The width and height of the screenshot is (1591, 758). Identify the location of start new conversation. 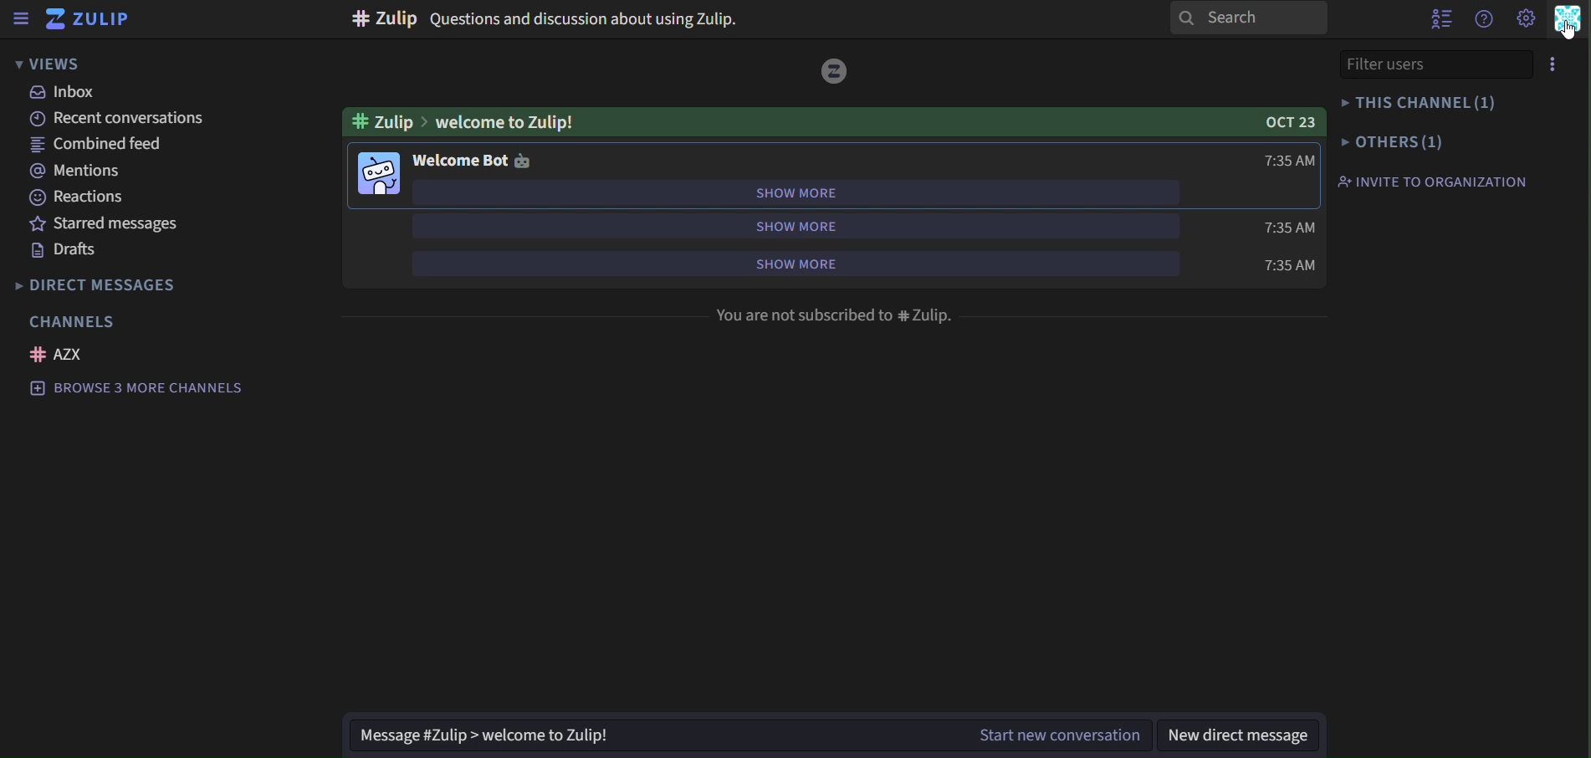
(750, 736).